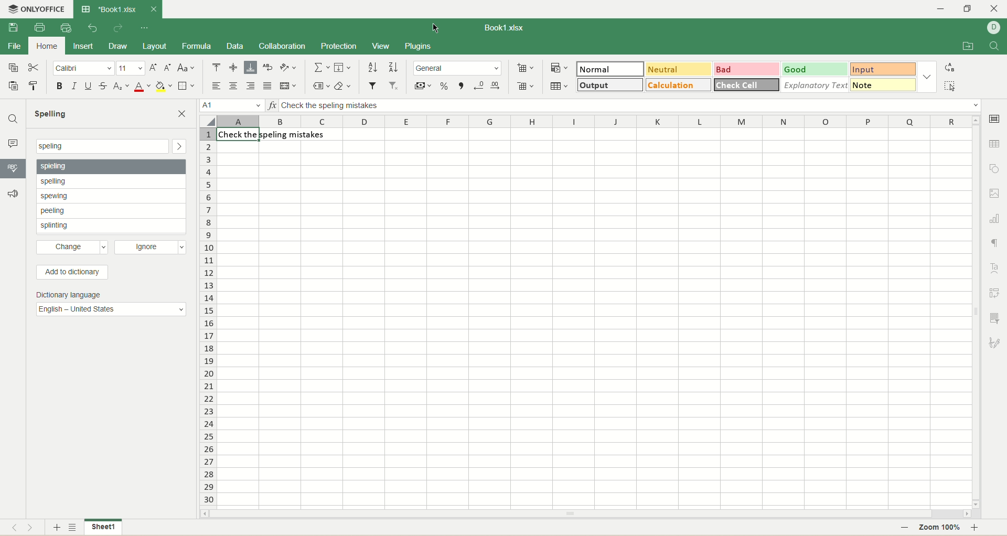 The image size is (1007, 536). I want to click on chart settings, so click(995, 218).